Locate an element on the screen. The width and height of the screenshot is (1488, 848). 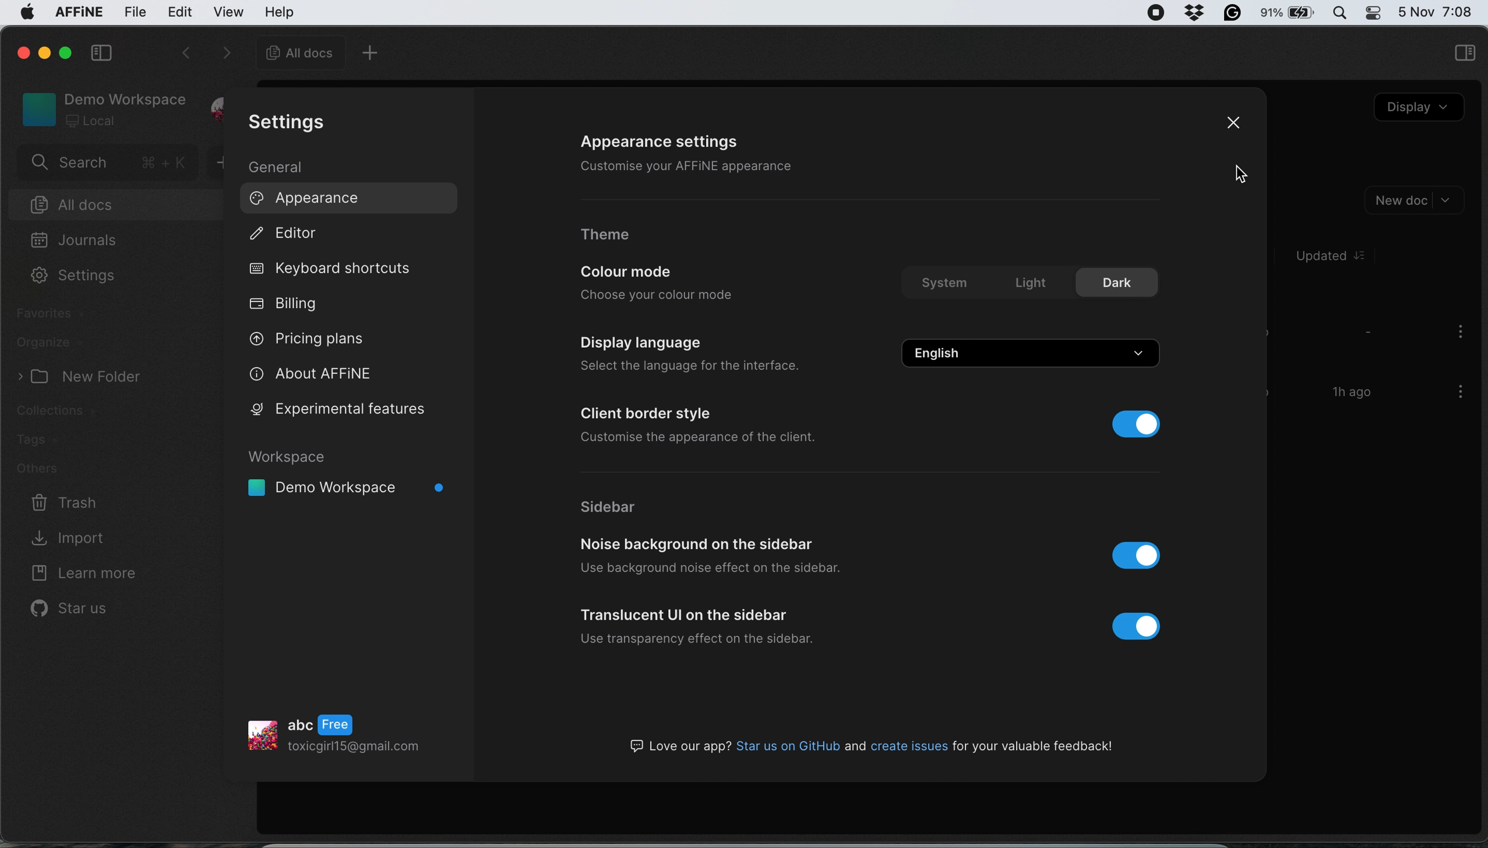
theme is located at coordinates (606, 234).